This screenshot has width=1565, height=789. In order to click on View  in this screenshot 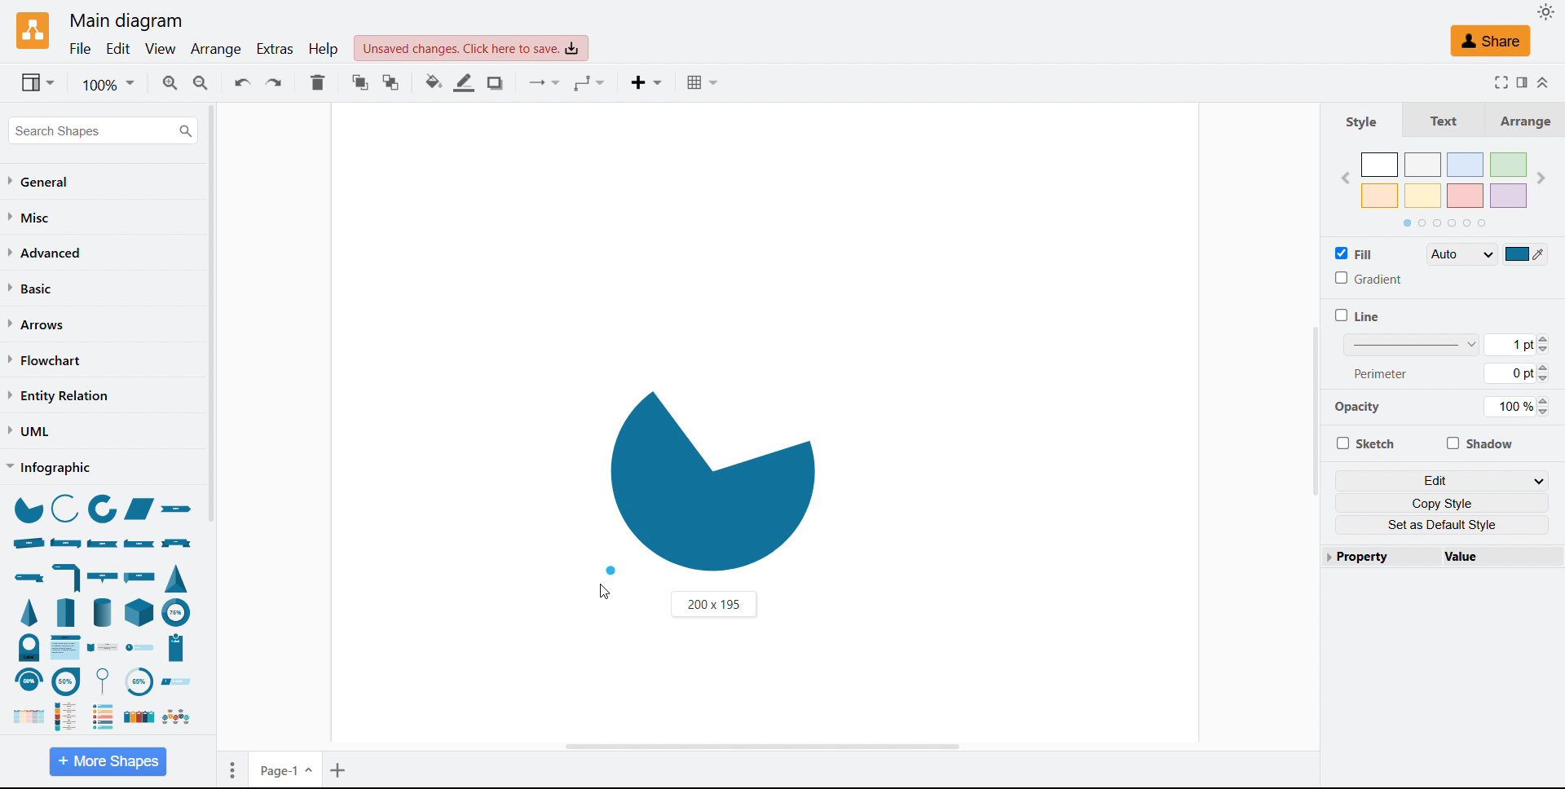, I will do `click(161, 50)`.